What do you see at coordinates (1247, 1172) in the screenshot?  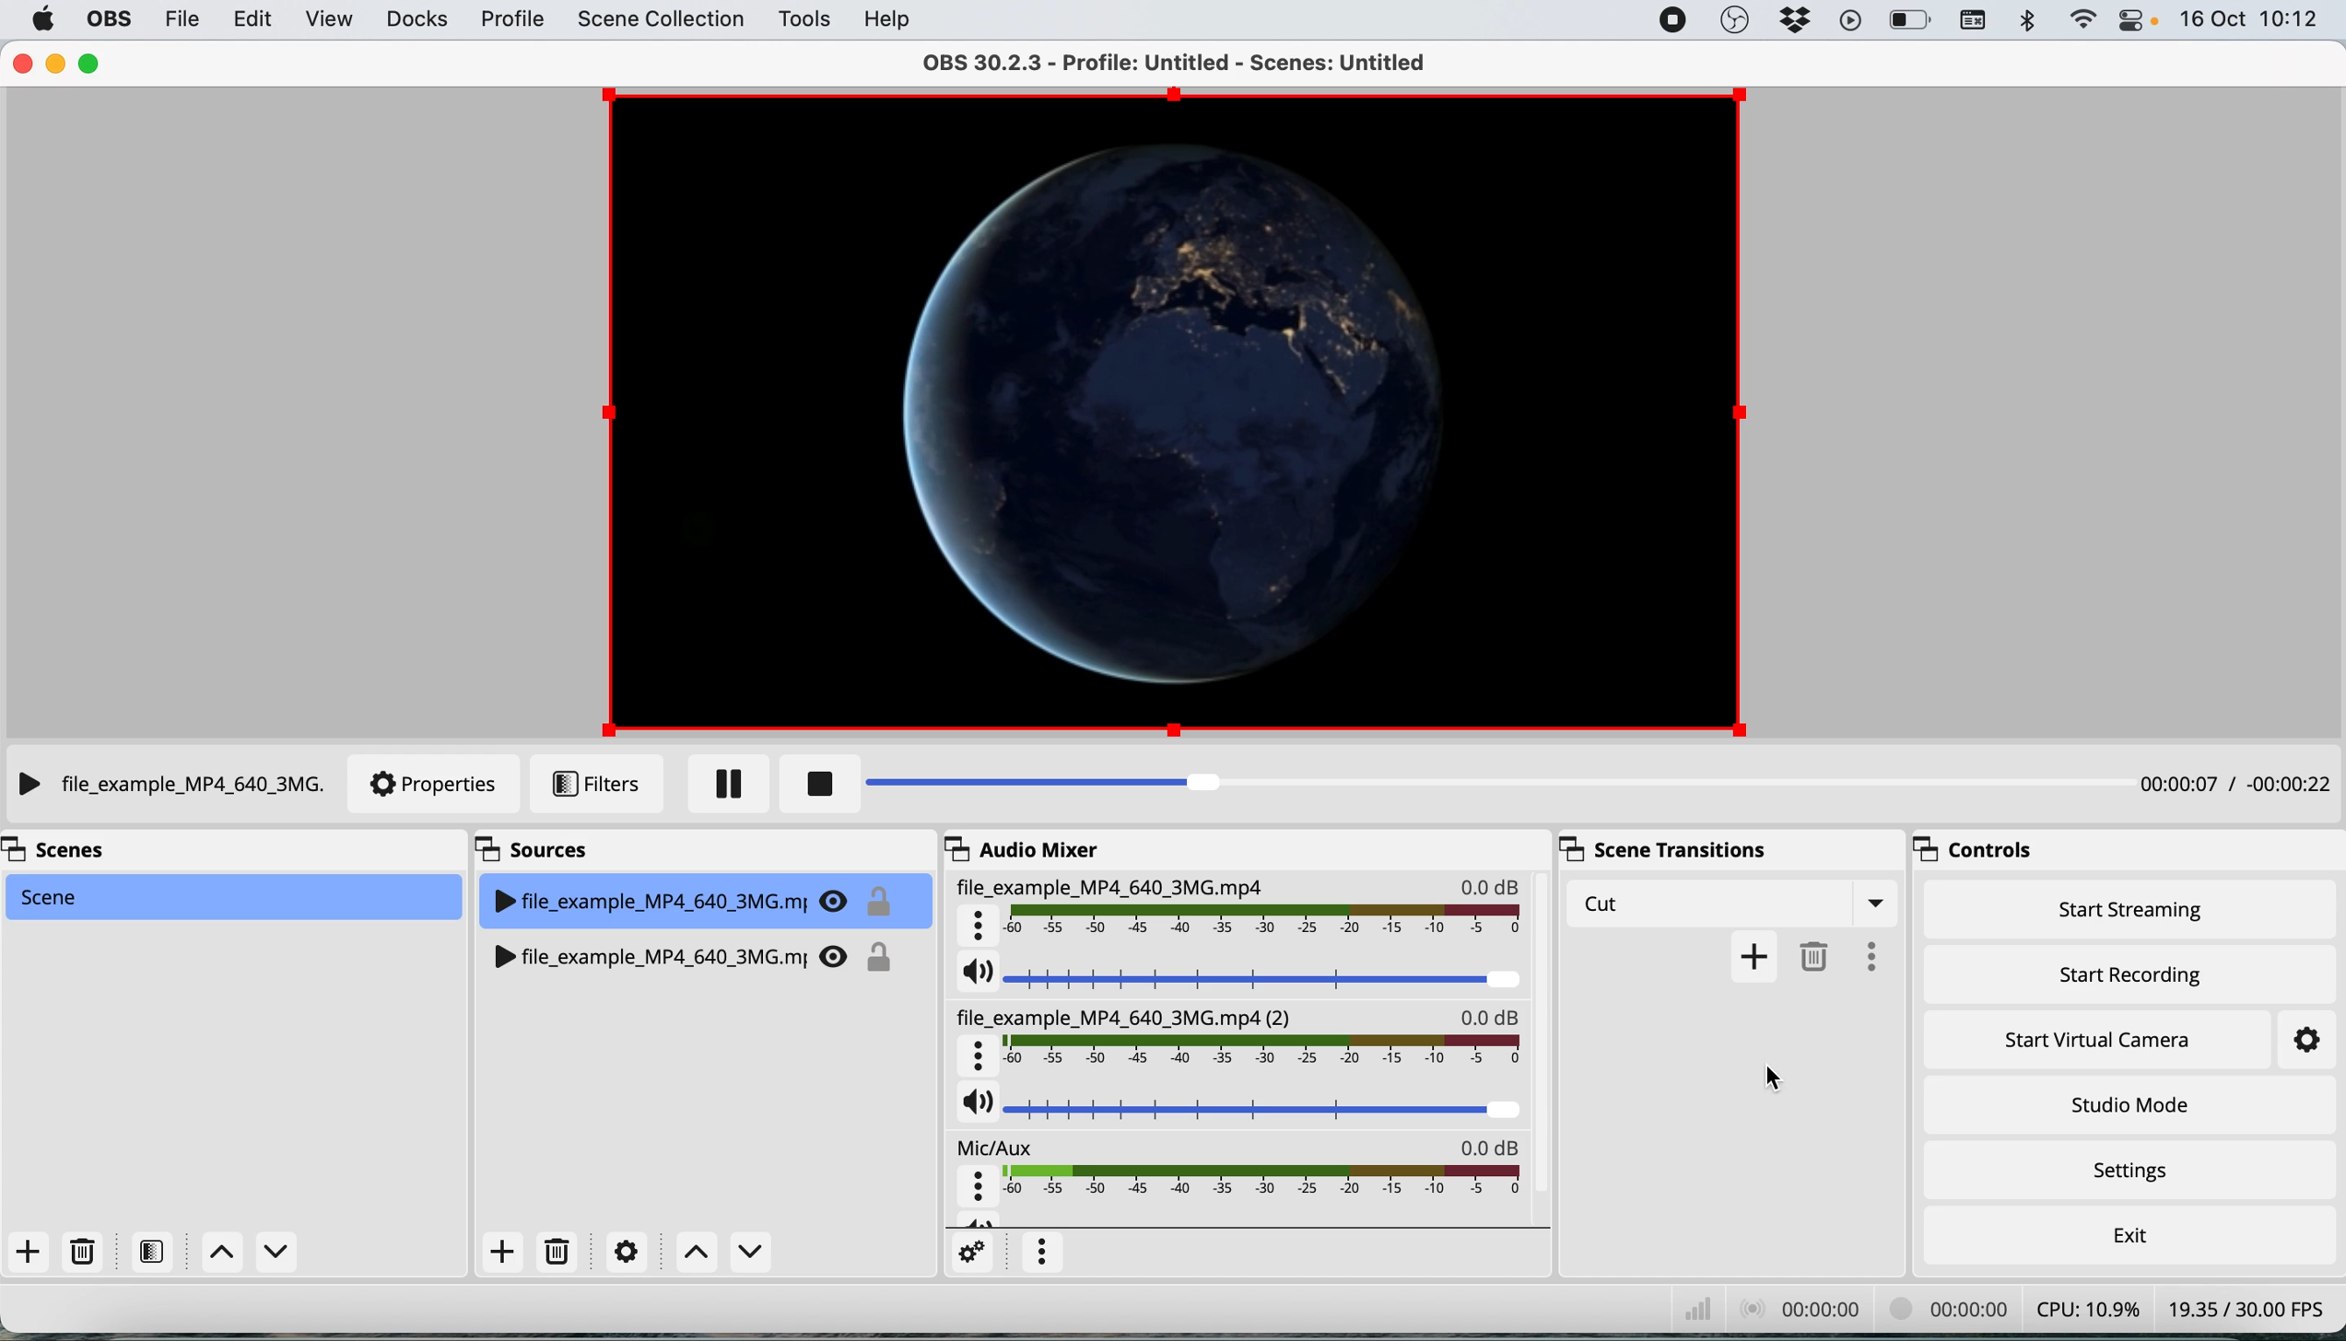 I see `mic aux audio` at bounding box center [1247, 1172].